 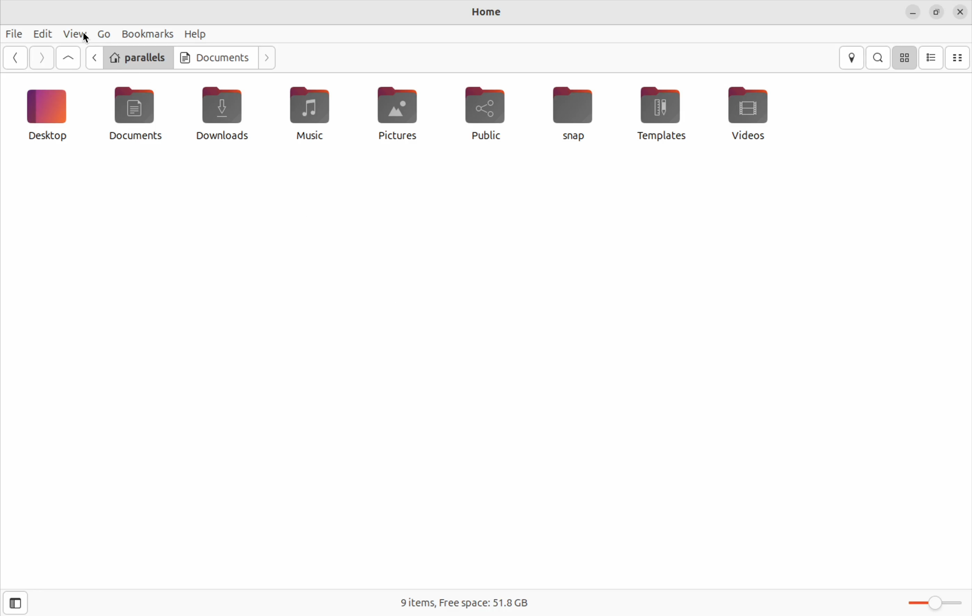 I want to click on toggle zoom, so click(x=935, y=604).